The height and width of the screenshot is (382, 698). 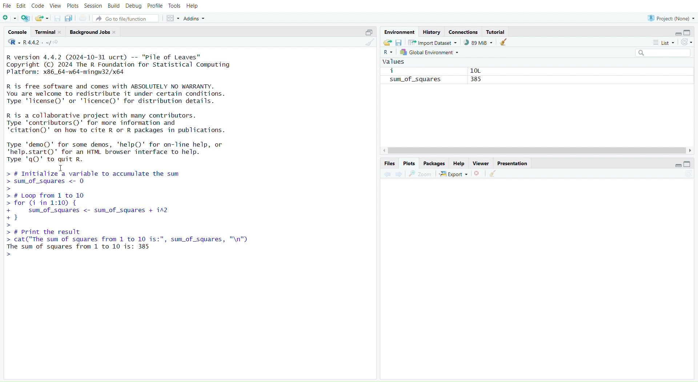 I want to click on go to file/function, so click(x=126, y=19).